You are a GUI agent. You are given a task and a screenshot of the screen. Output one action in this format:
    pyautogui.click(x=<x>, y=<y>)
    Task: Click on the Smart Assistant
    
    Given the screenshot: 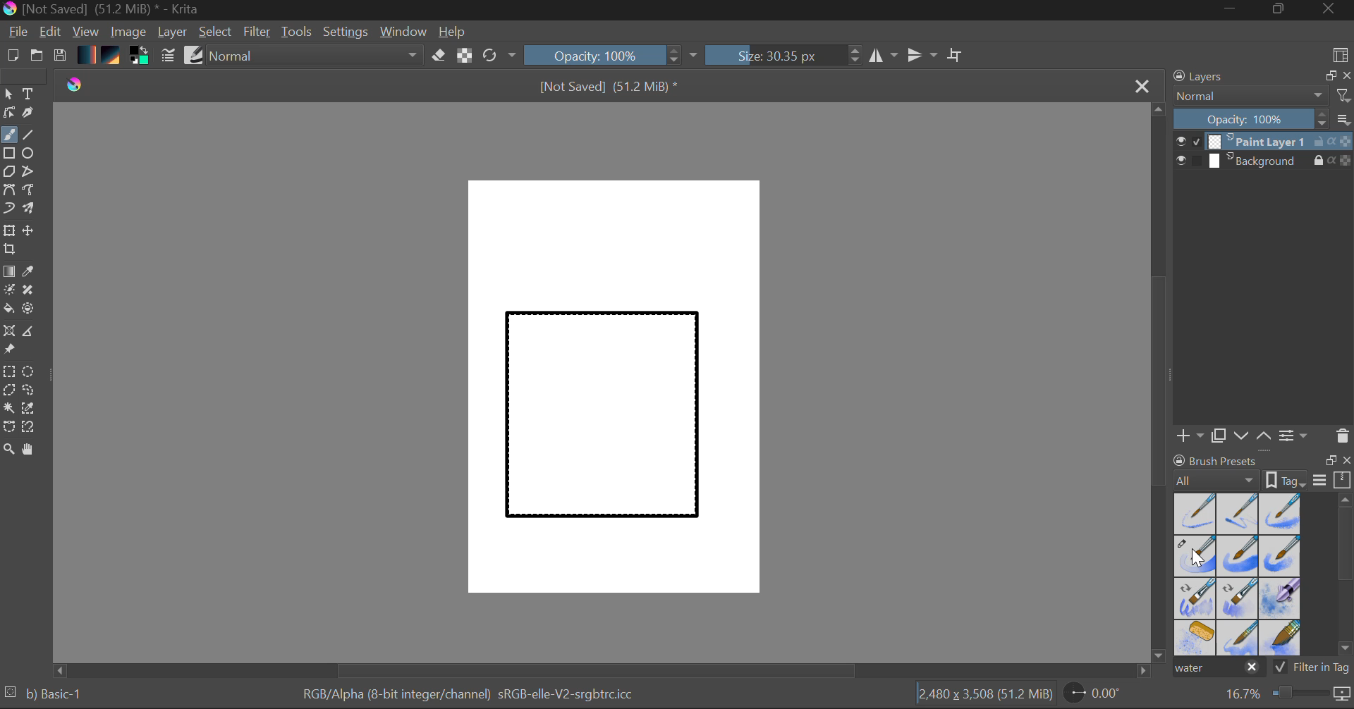 What is the action you would take?
    pyautogui.click(x=8, y=333)
    